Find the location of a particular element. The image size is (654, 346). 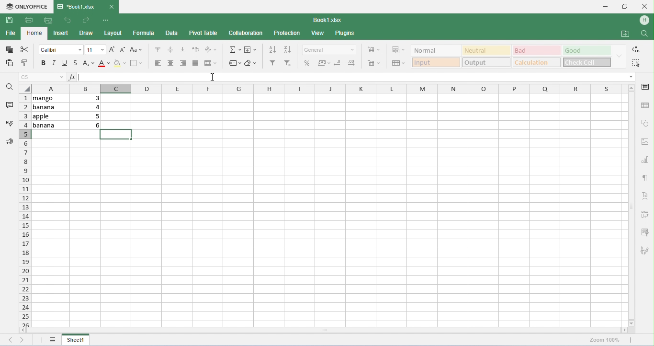

 is located at coordinates (10, 33).